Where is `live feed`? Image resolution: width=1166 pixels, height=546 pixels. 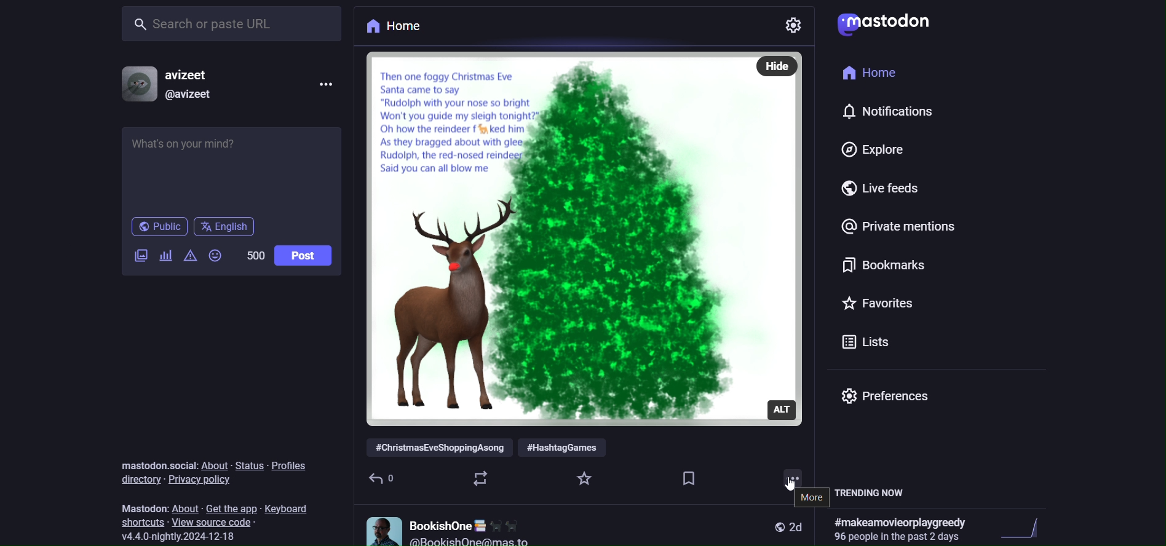 live feed is located at coordinates (882, 189).